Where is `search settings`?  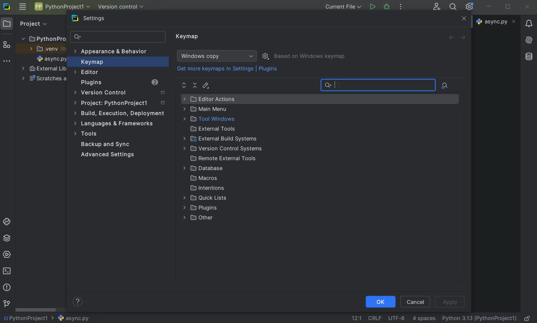 search settings is located at coordinates (118, 37).